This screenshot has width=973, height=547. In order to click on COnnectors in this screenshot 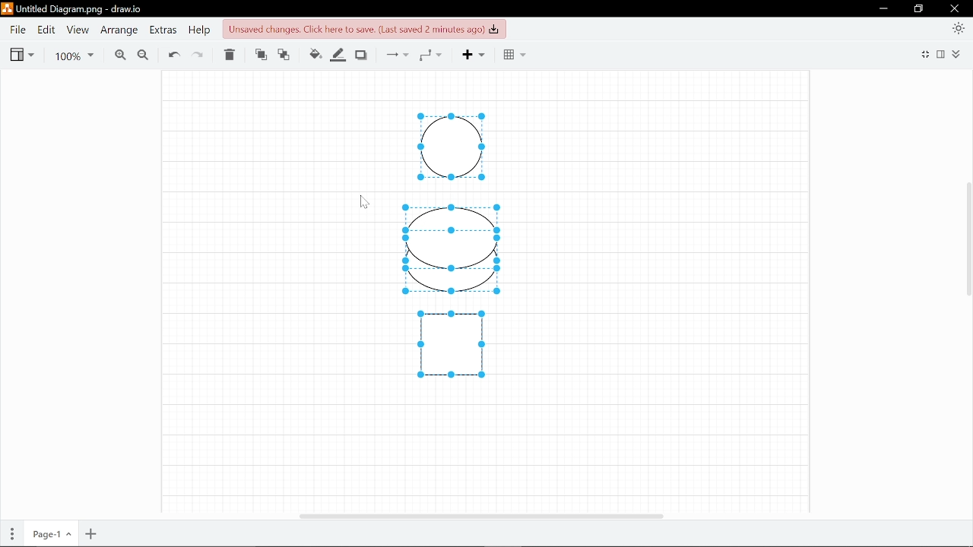, I will do `click(395, 54)`.